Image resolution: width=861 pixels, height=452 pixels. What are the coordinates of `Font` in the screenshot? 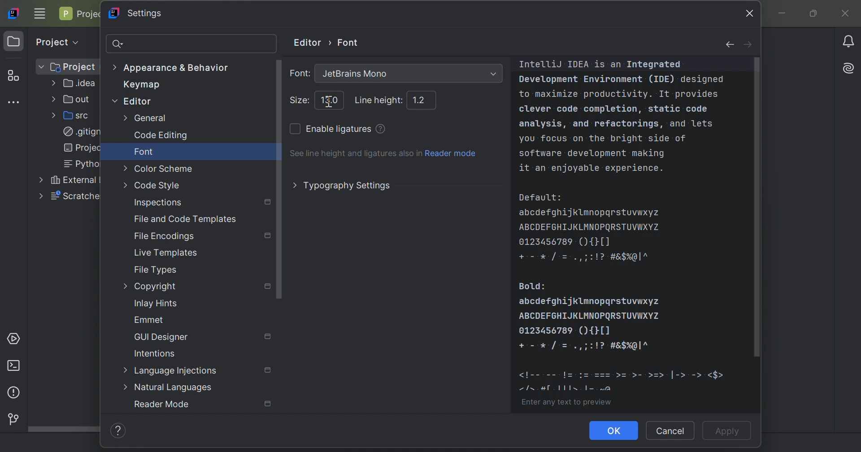 It's located at (350, 41).